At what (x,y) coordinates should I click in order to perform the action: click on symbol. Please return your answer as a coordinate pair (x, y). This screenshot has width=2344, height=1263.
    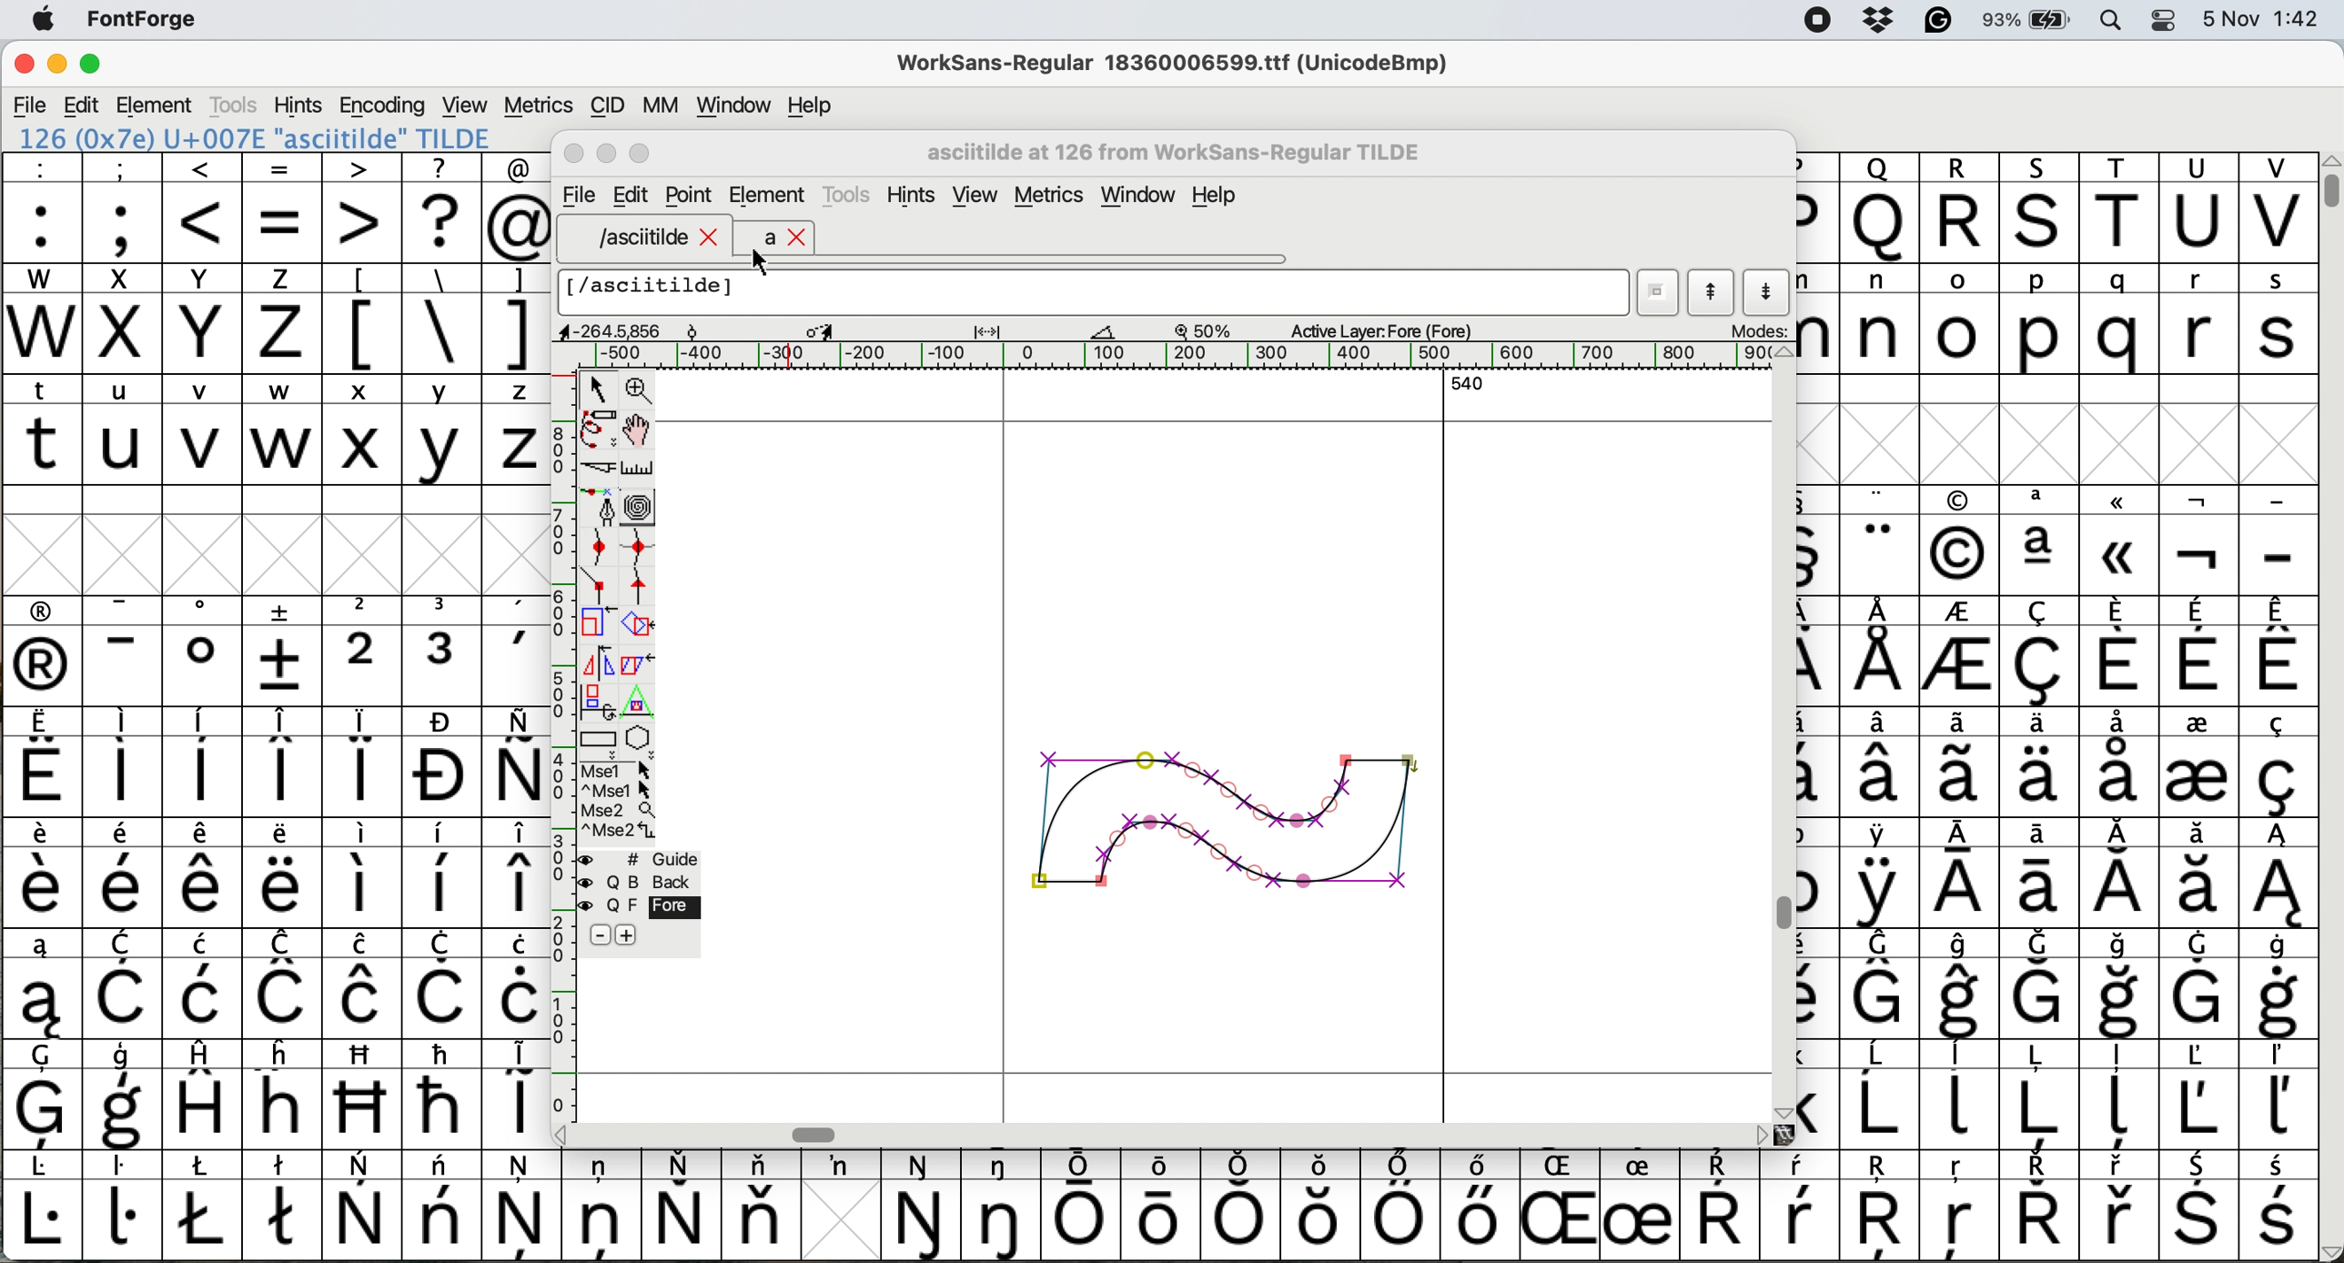
    Looking at the image, I should click on (124, 652).